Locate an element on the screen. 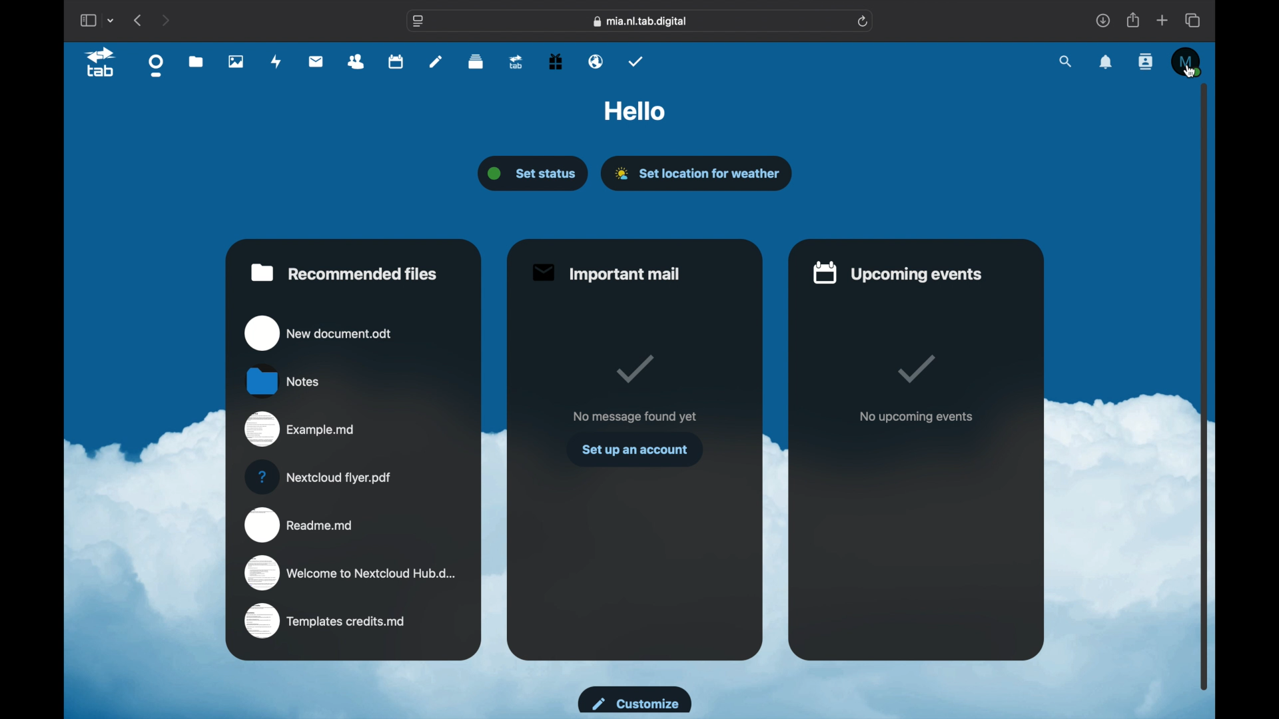 Image resolution: width=1279 pixels, height=719 pixels. calendar is located at coordinates (397, 63).